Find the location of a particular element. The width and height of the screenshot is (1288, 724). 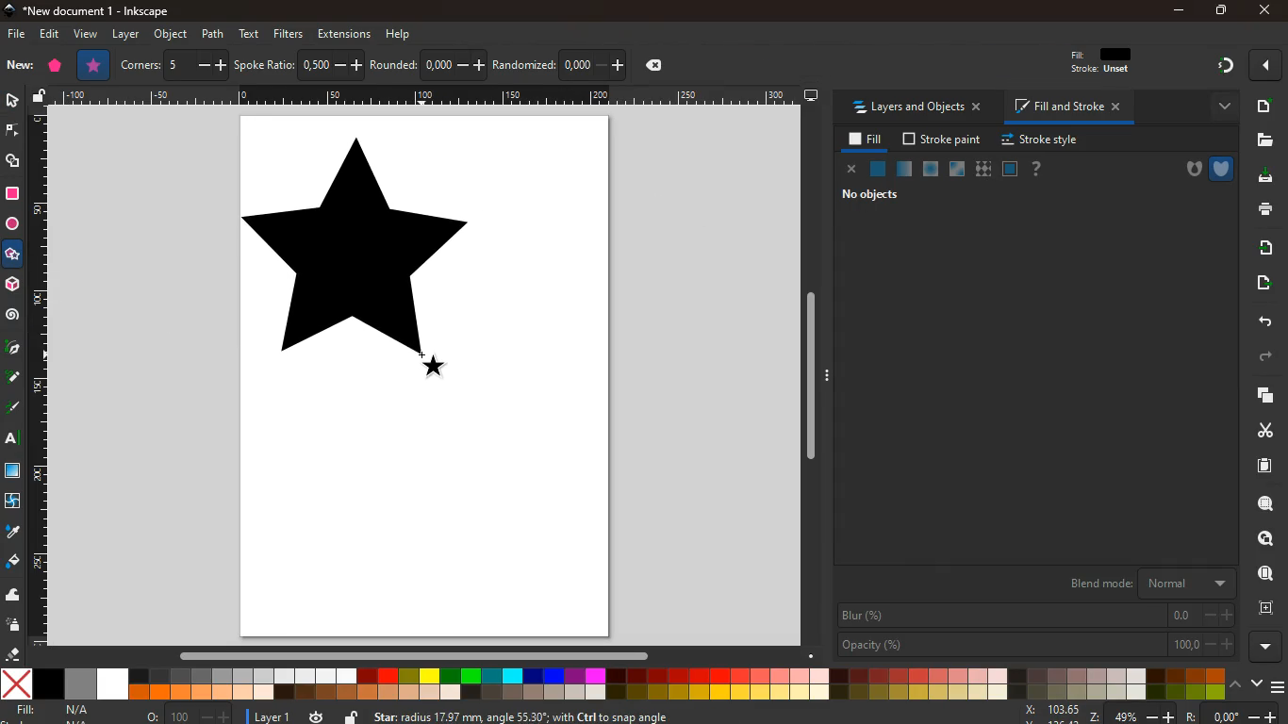

select is located at coordinates (14, 103).